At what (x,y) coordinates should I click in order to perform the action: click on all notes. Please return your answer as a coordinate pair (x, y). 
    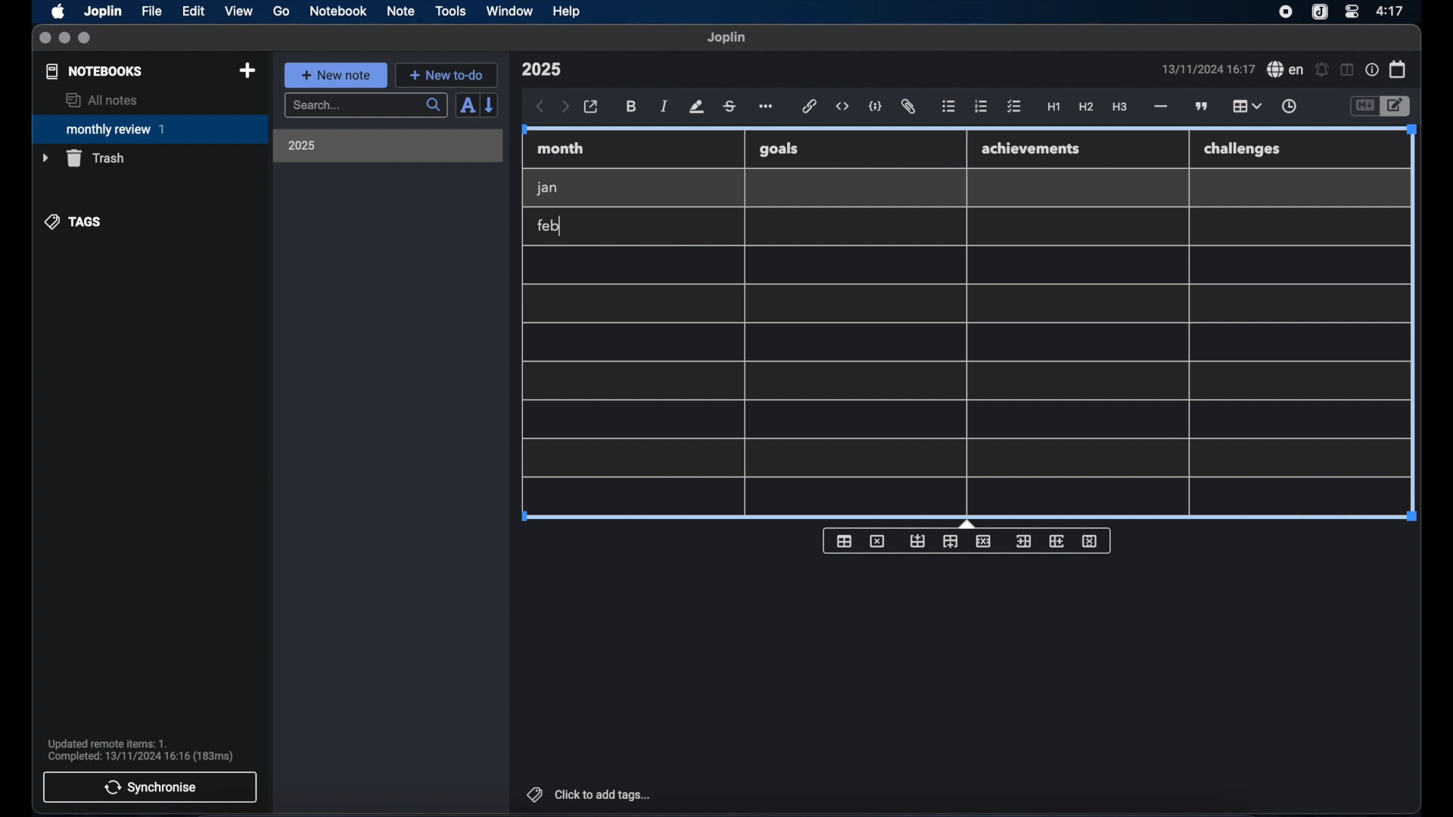
    Looking at the image, I should click on (101, 100).